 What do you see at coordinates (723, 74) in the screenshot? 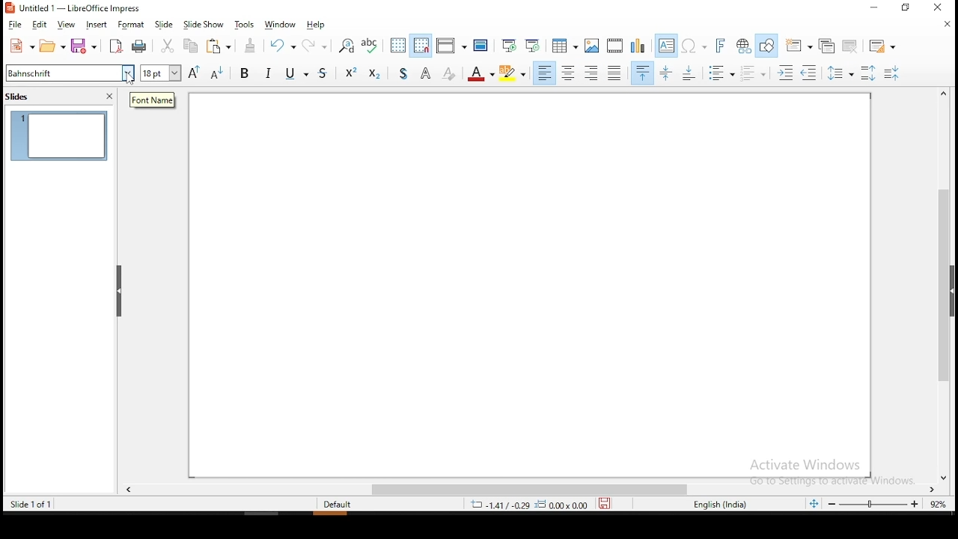
I see `toggle unordered list` at bounding box center [723, 74].